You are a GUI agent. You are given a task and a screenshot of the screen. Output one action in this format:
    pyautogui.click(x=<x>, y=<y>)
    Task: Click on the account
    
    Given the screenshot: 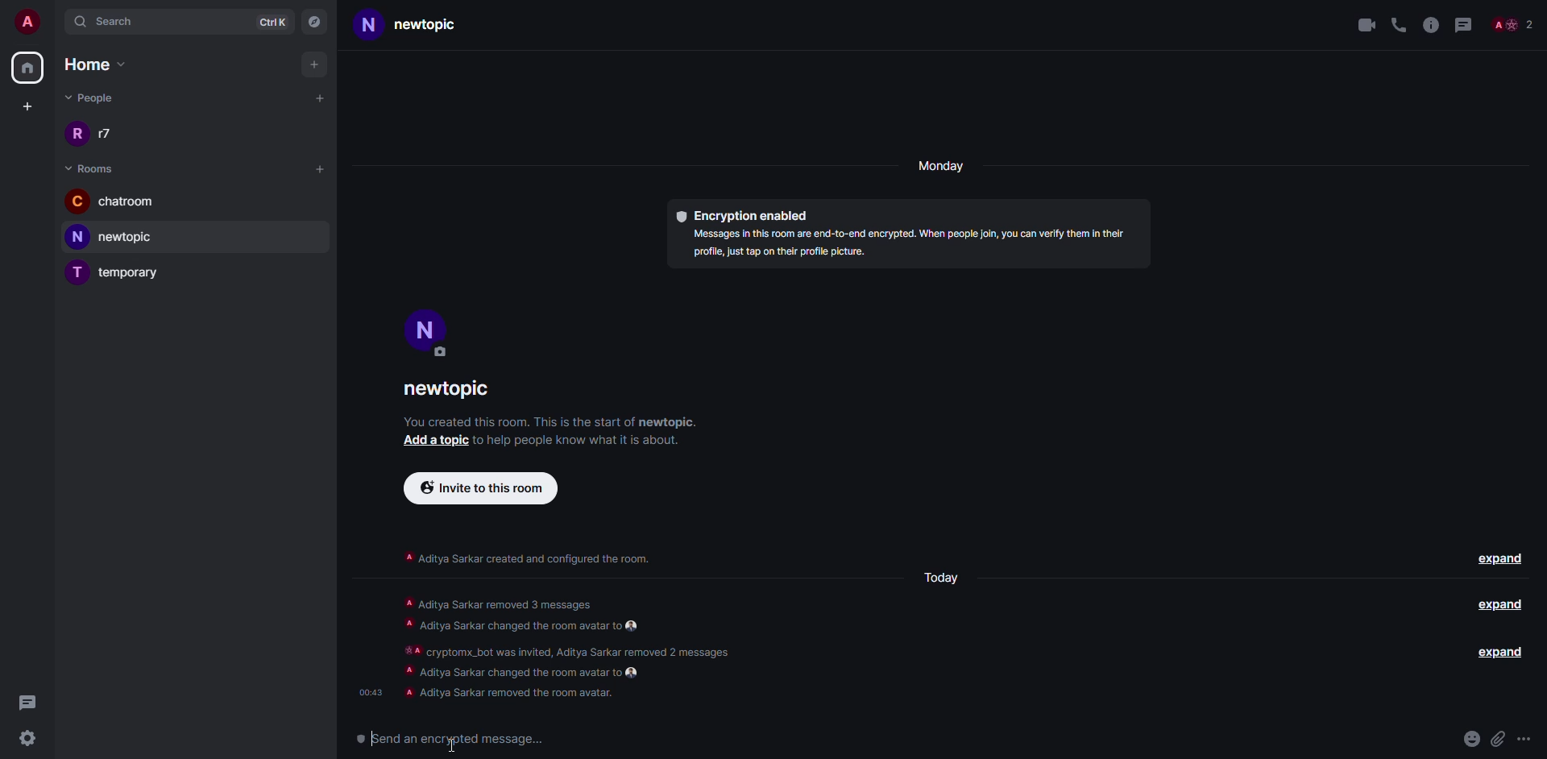 What is the action you would take?
    pyautogui.click(x=29, y=19)
    